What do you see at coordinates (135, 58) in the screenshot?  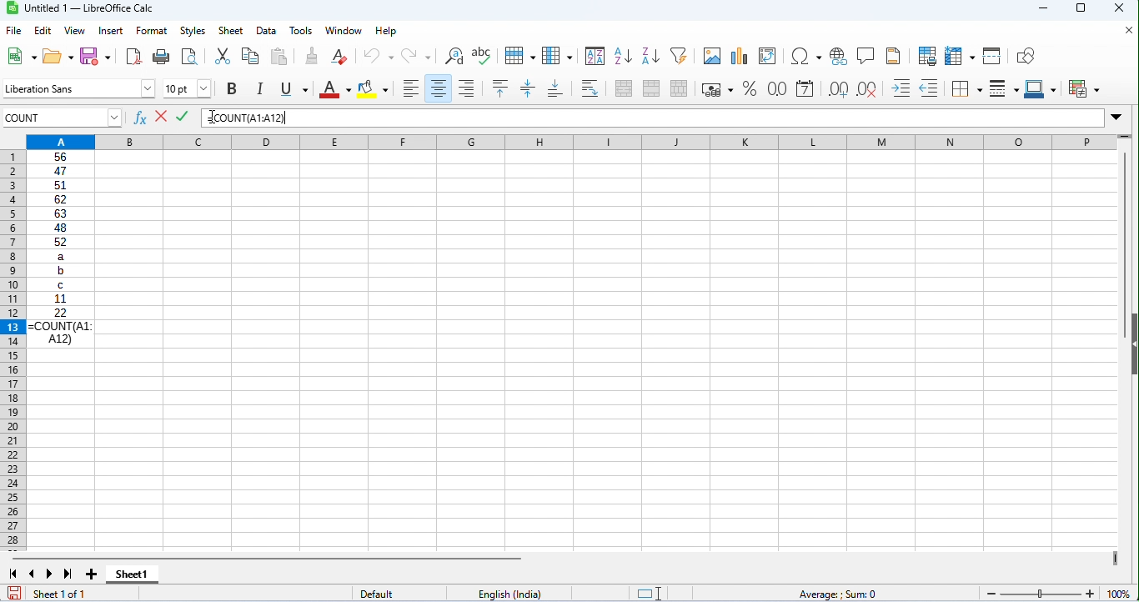 I see `export as pdf` at bounding box center [135, 58].